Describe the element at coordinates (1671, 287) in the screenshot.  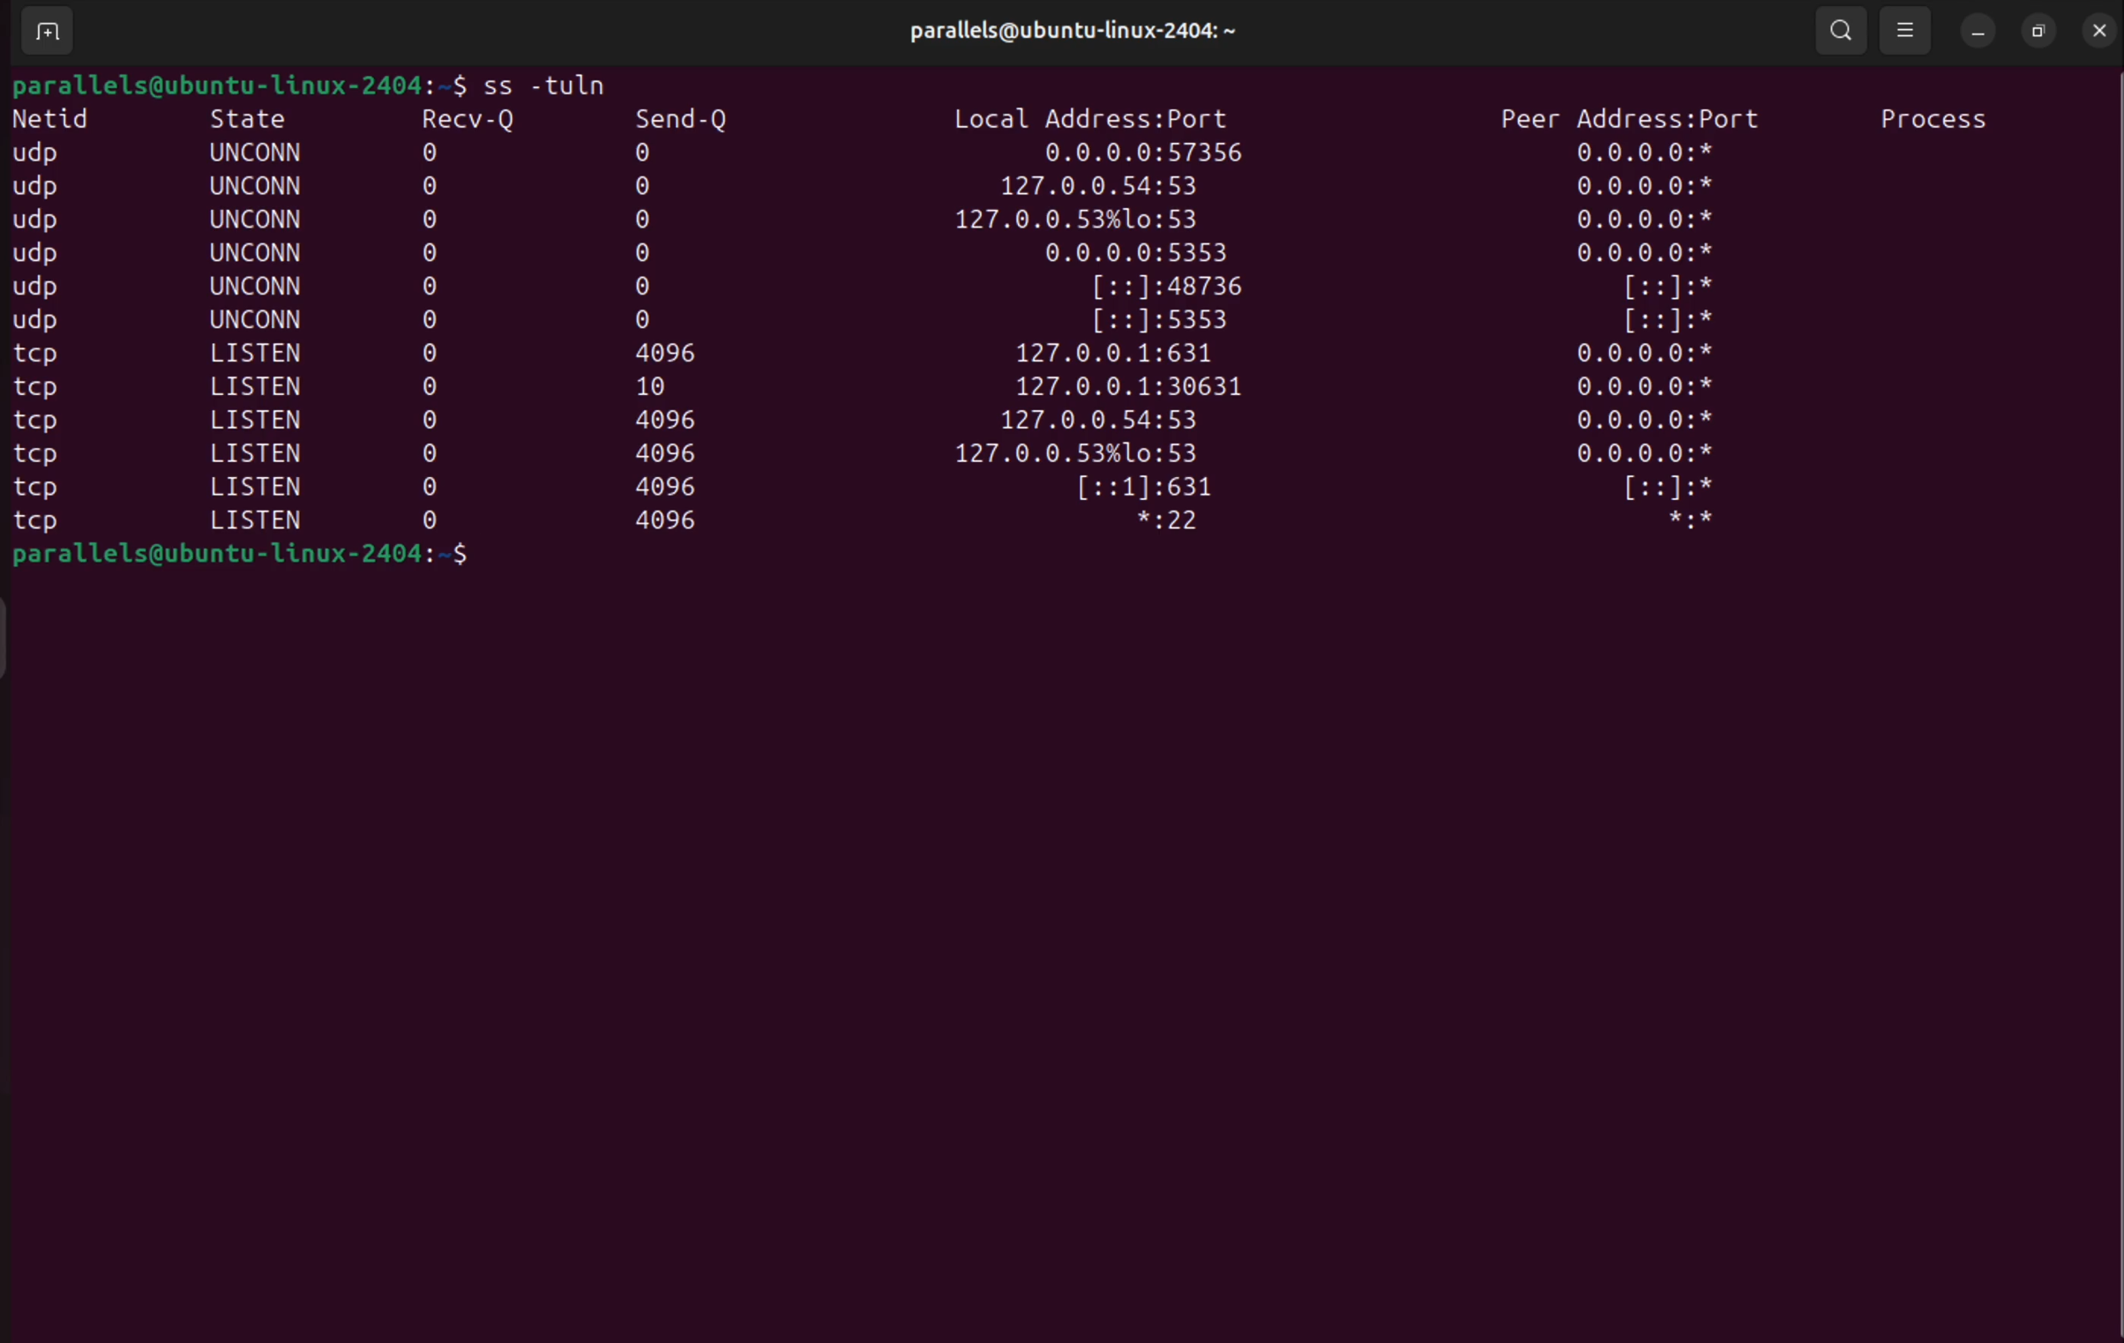
I see `*` at that location.